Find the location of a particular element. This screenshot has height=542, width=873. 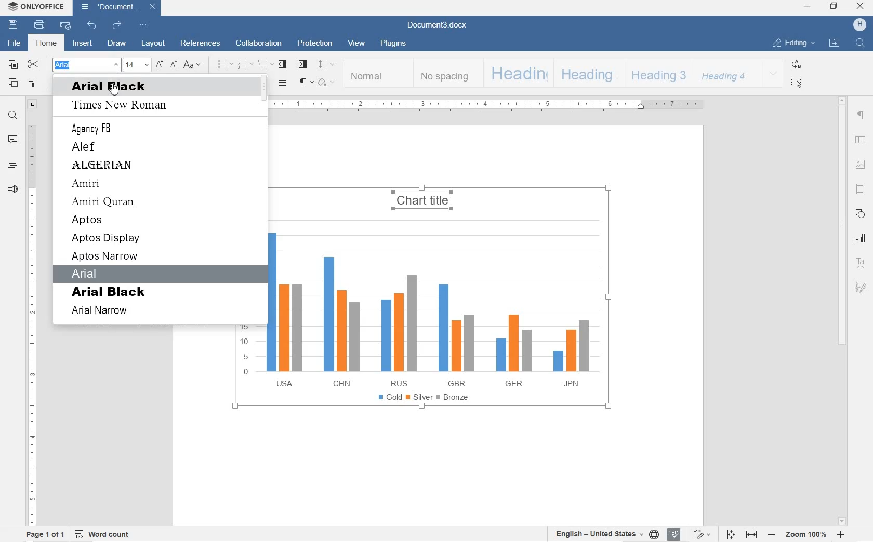

CUSTOMIZE QUICK ACCESS TOOLBAR is located at coordinates (142, 25).